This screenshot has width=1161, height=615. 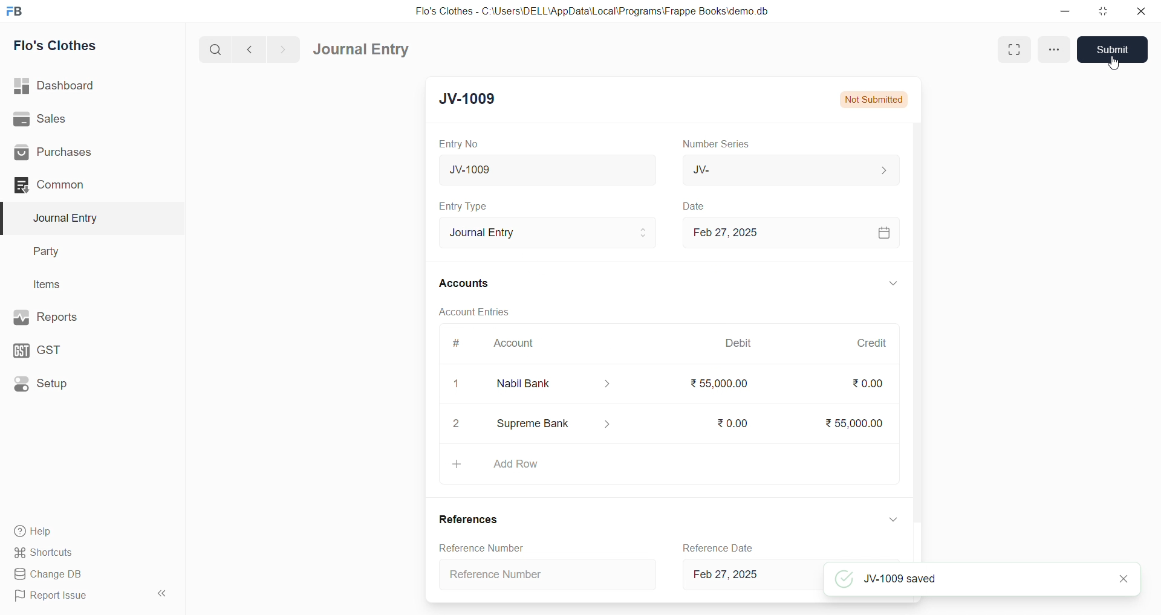 What do you see at coordinates (554, 385) in the screenshot?
I see `Nabil Bank` at bounding box center [554, 385].